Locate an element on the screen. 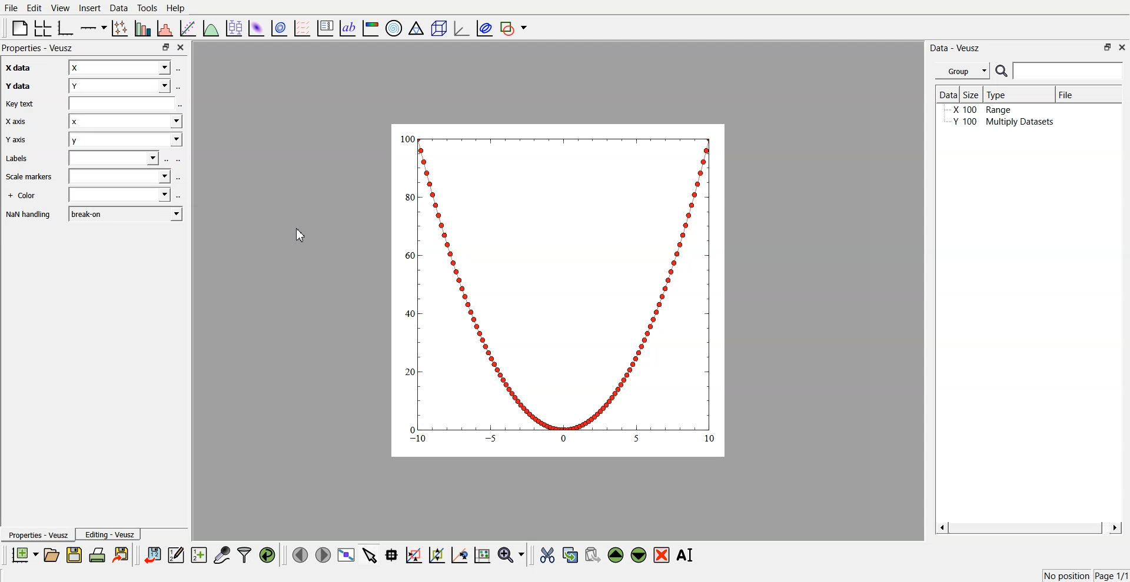 Image resolution: width=1130 pixels, height=582 pixels. scroll bar is located at coordinates (1028, 527).